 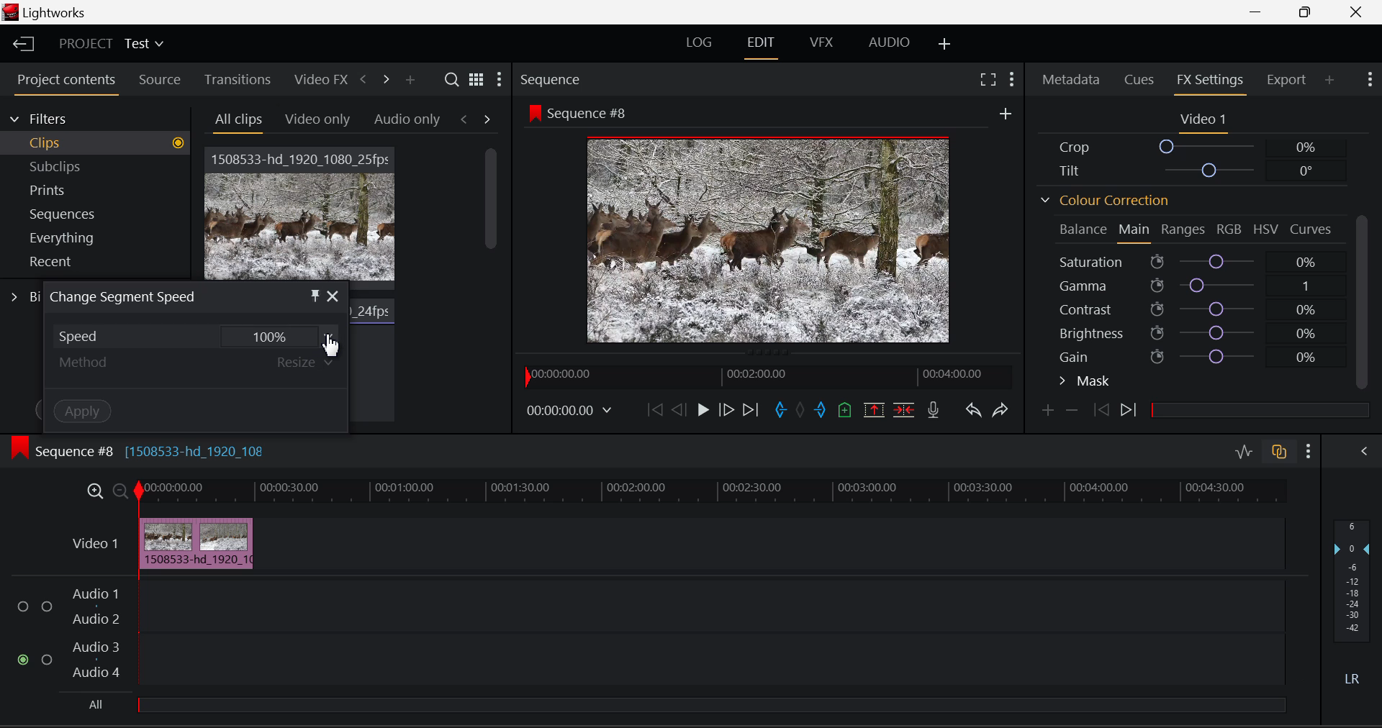 What do you see at coordinates (99, 673) in the screenshot?
I see `Audio 4` at bounding box center [99, 673].